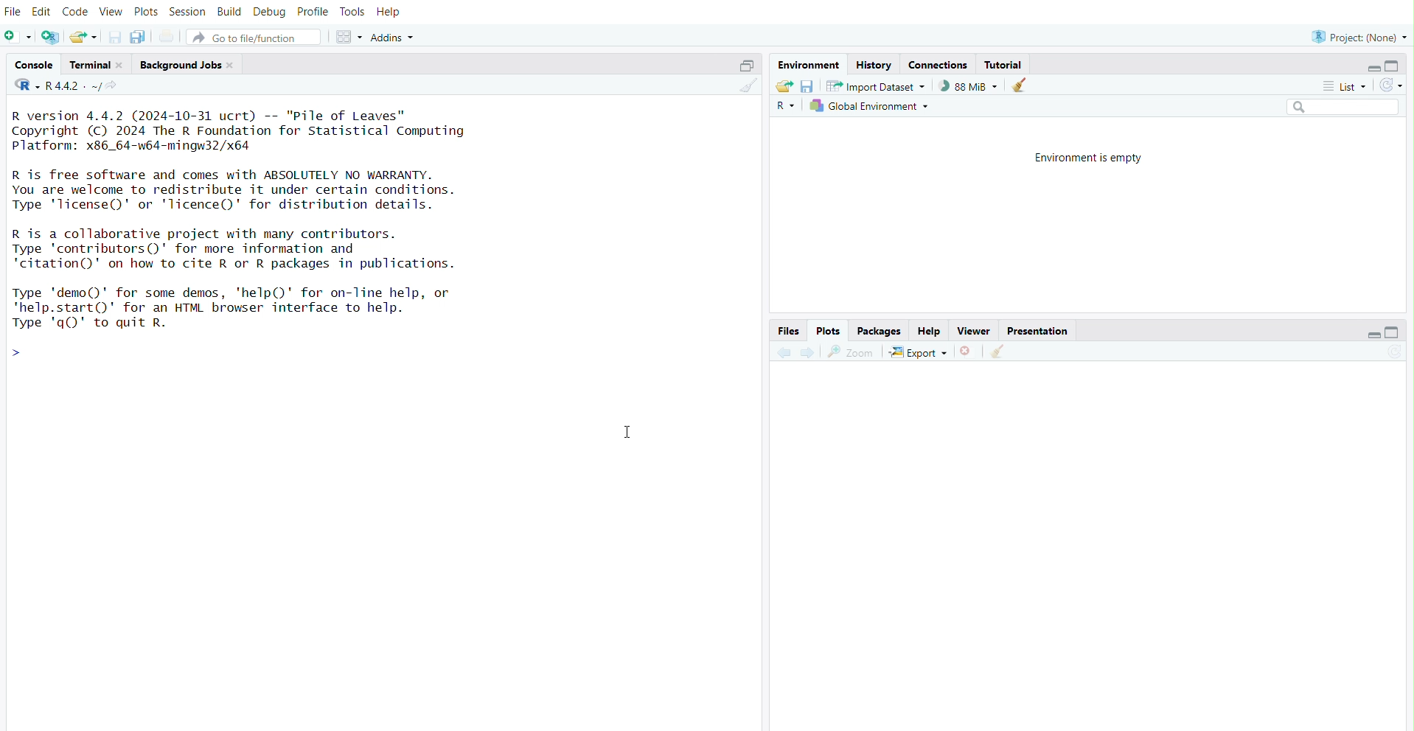 The height and width of the screenshot is (731, 1414). I want to click on terminal, so click(86, 63).